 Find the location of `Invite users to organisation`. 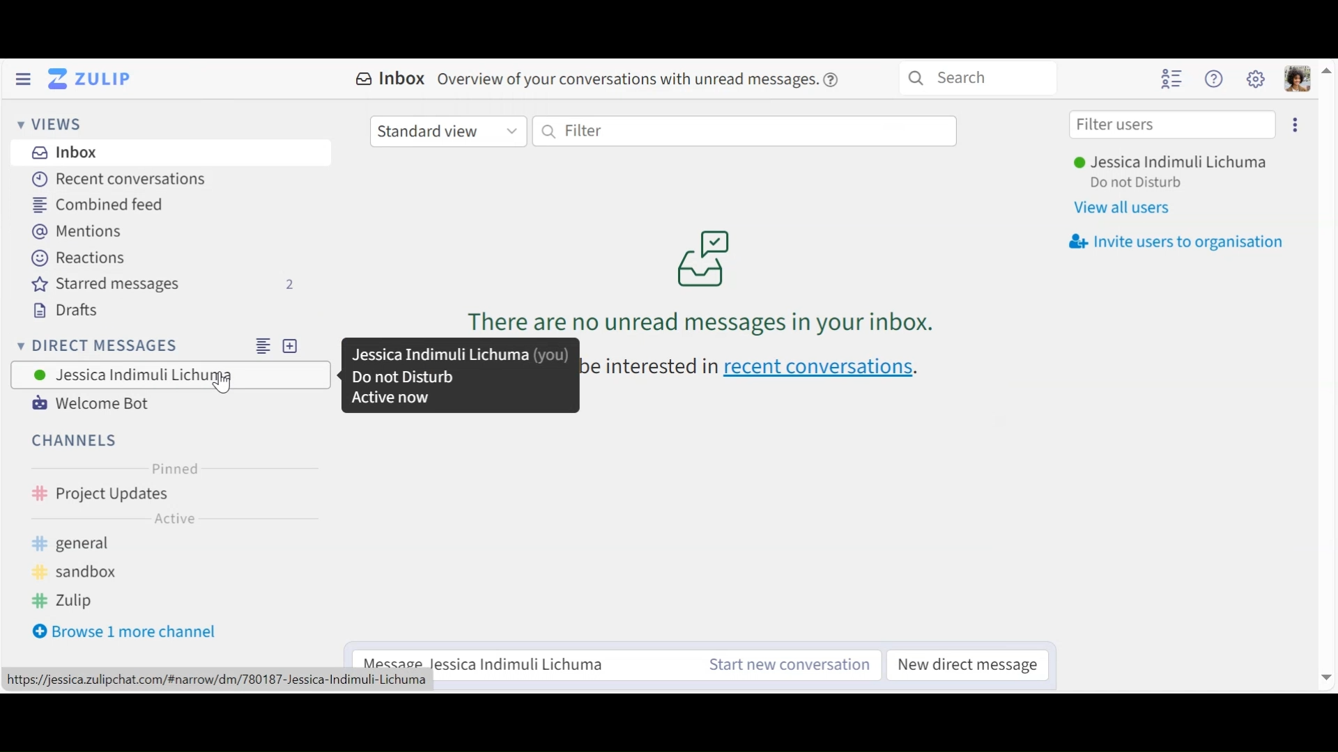

Invite users to organisation is located at coordinates (1177, 243).